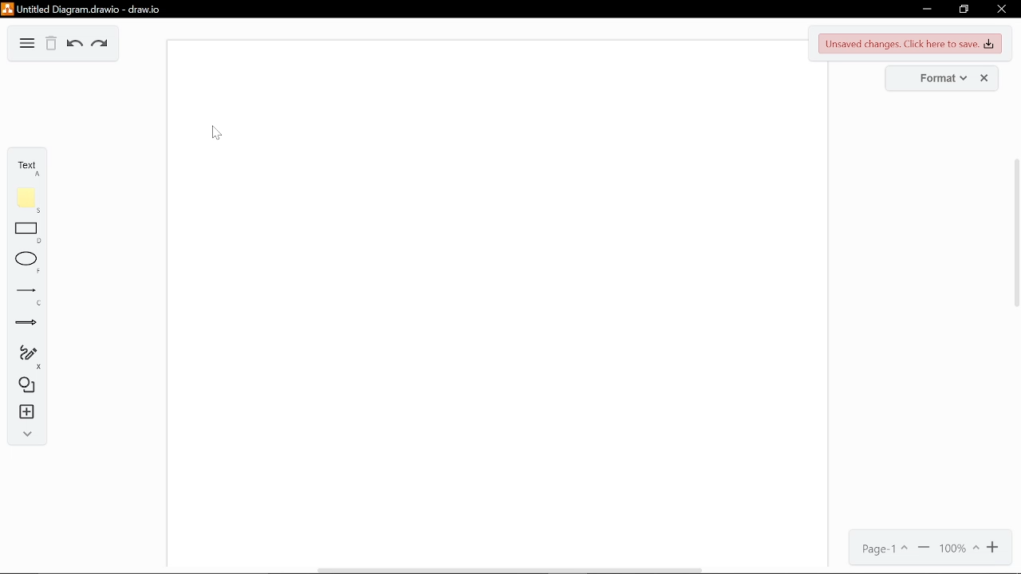 This screenshot has width=1021, height=574. Describe the element at coordinates (22, 433) in the screenshot. I see `collapse` at that location.